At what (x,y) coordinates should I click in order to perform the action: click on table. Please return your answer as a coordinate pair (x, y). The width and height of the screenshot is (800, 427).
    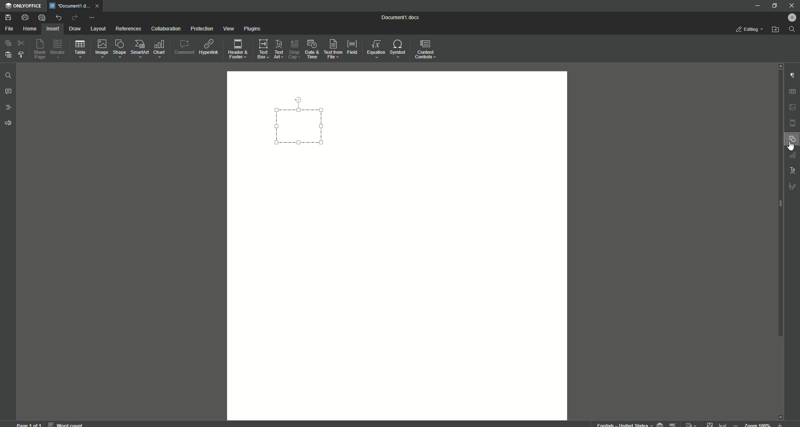
    Looking at the image, I should click on (792, 155).